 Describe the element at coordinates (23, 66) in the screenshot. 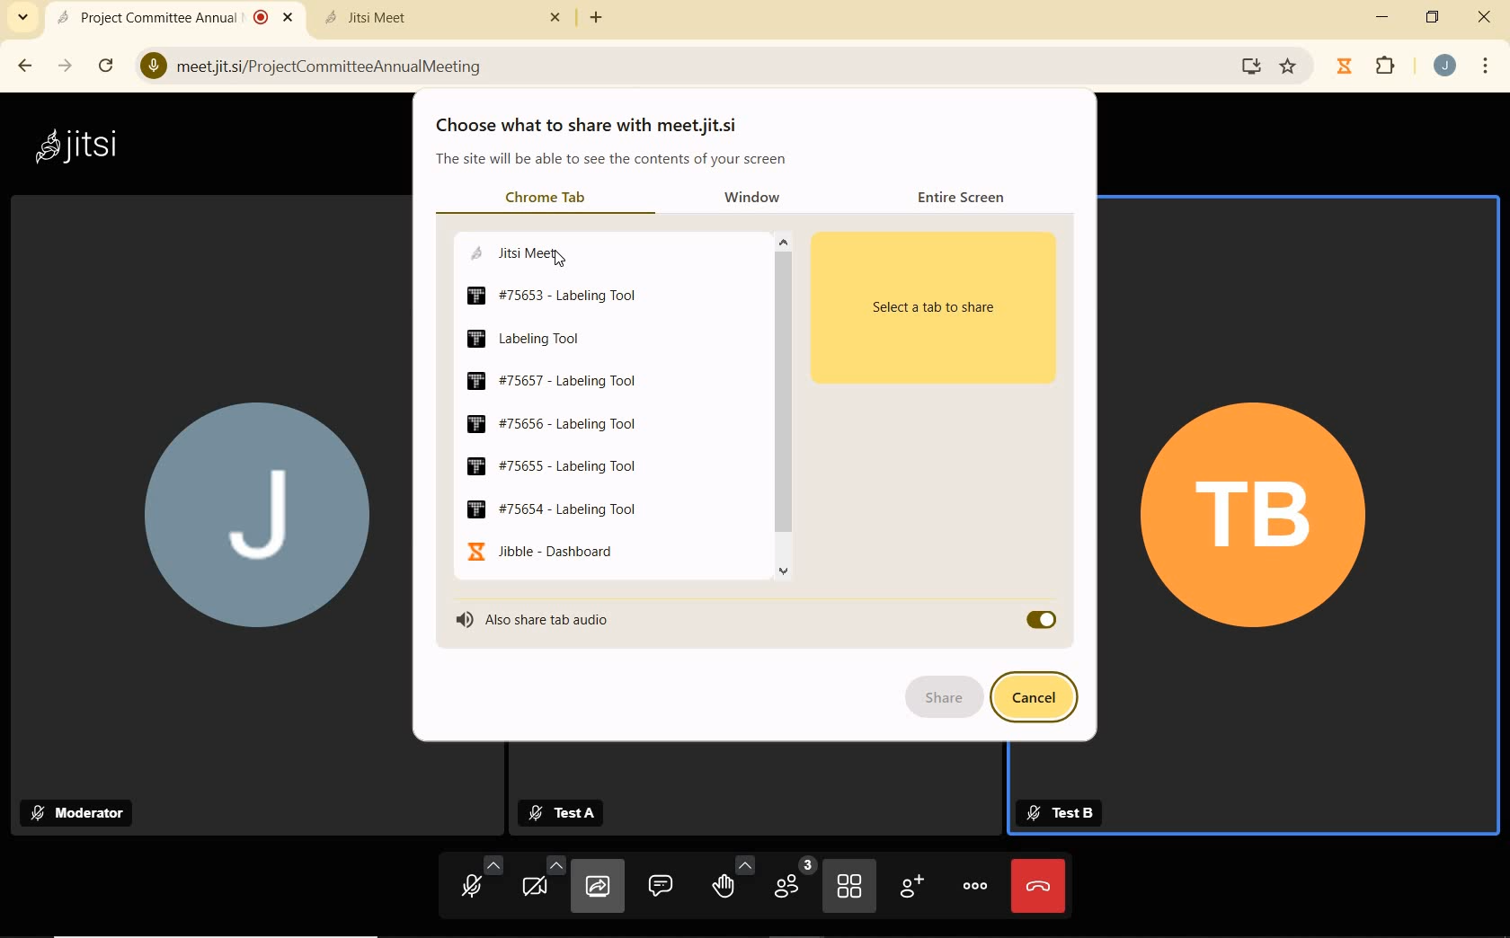

I see `BACK` at that location.